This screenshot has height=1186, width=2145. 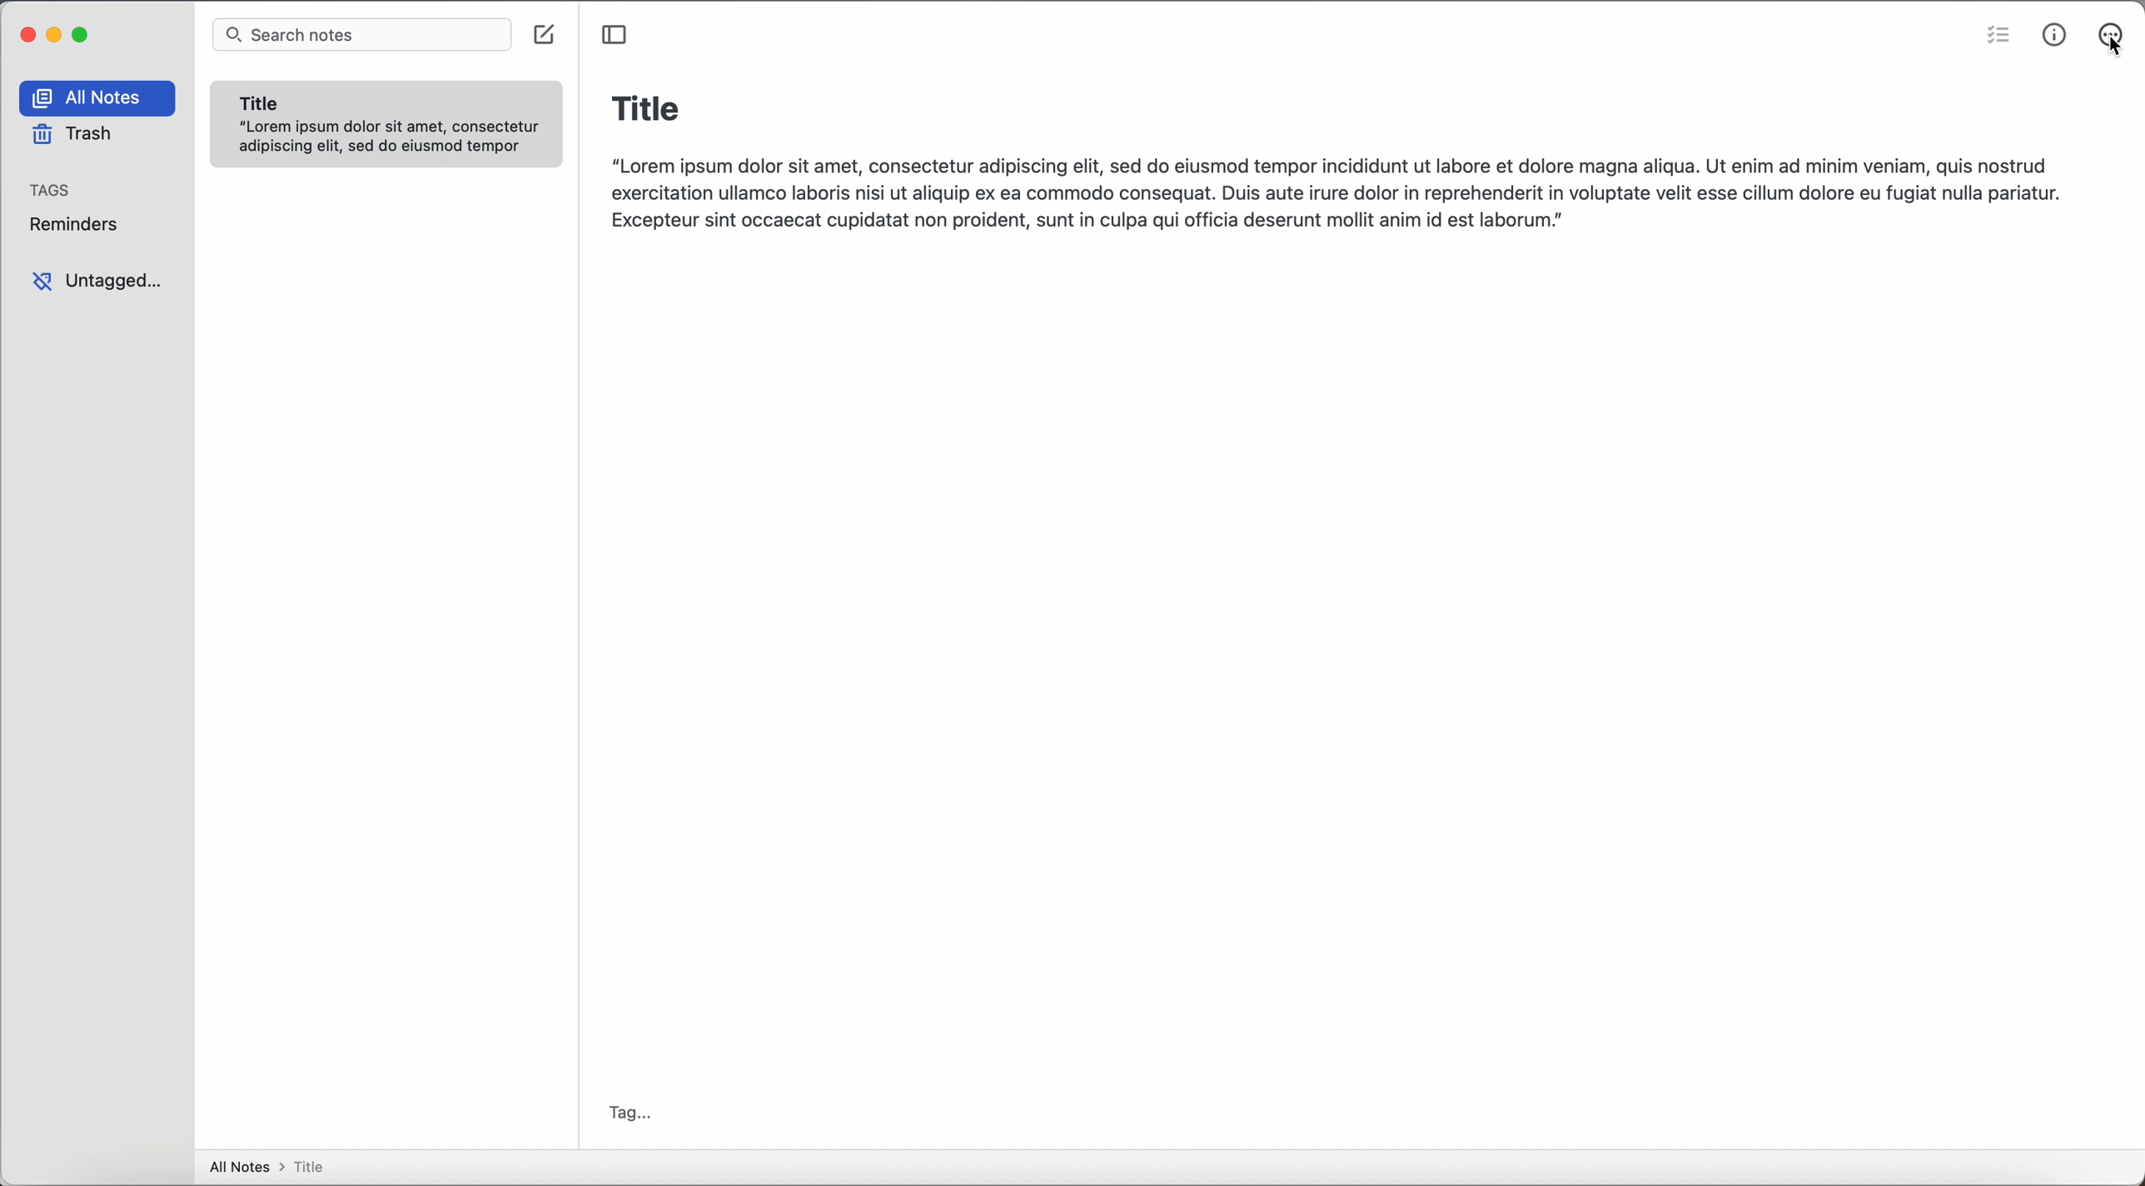 What do you see at coordinates (631, 1115) in the screenshot?
I see `tag` at bounding box center [631, 1115].